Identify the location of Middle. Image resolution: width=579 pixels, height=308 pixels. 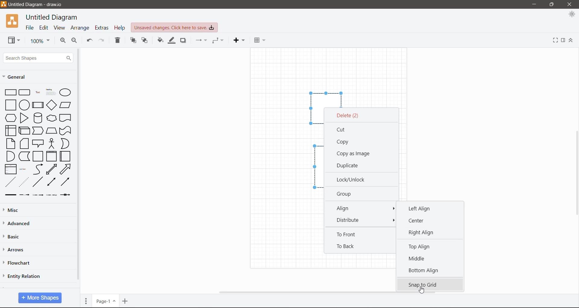
(420, 258).